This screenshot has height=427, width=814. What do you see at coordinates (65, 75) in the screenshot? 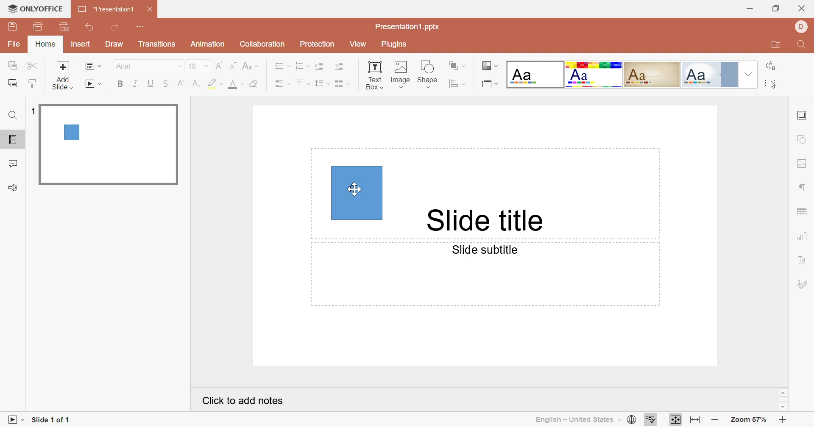
I see `Add Slide` at bounding box center [65, 75].